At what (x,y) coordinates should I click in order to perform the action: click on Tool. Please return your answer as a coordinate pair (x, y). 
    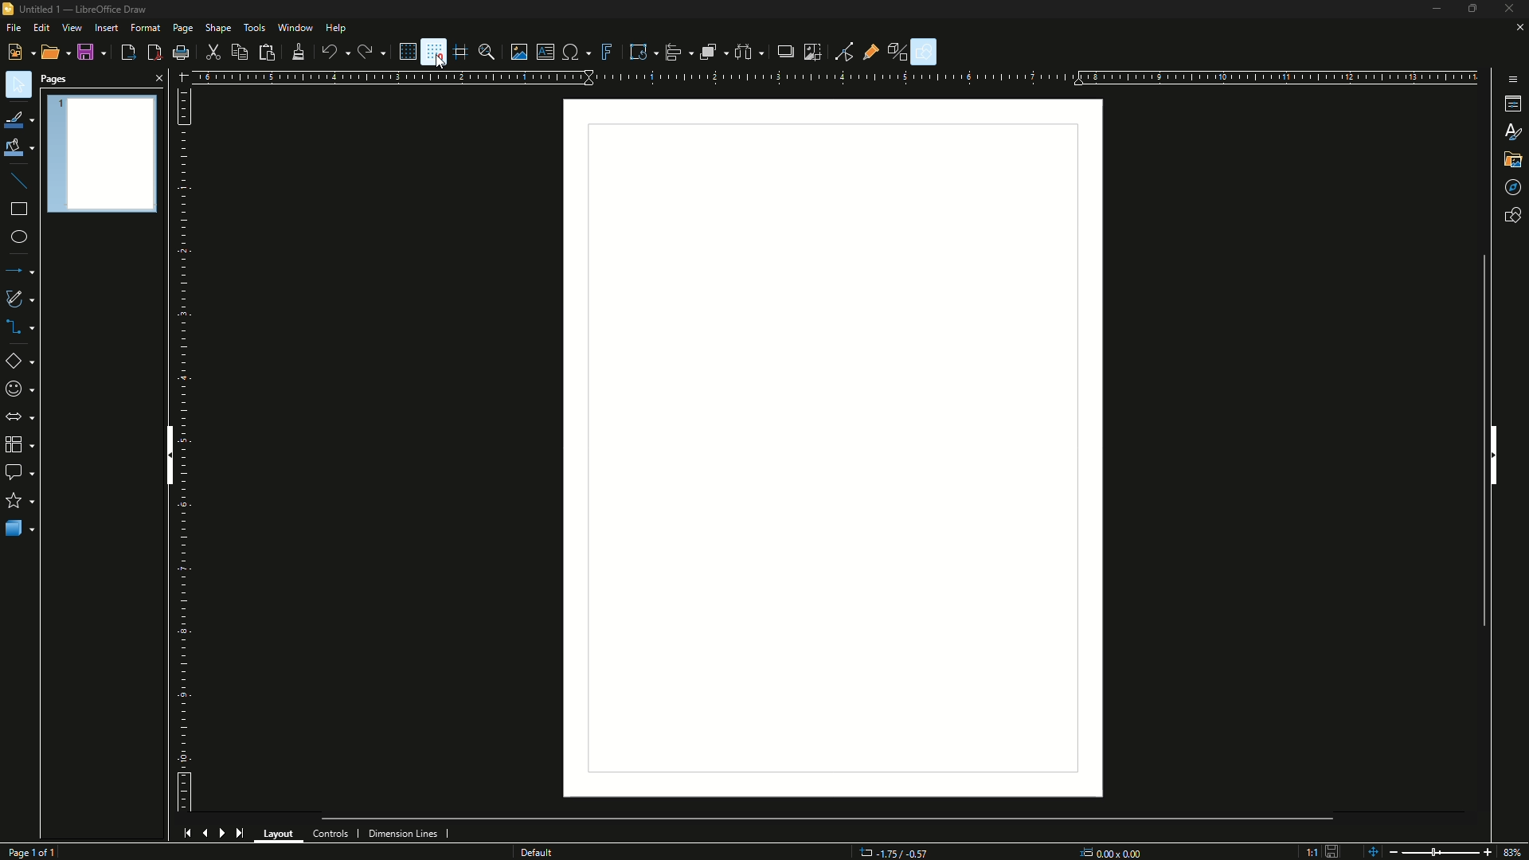
    Looking at the image, I should click on (897, 52).